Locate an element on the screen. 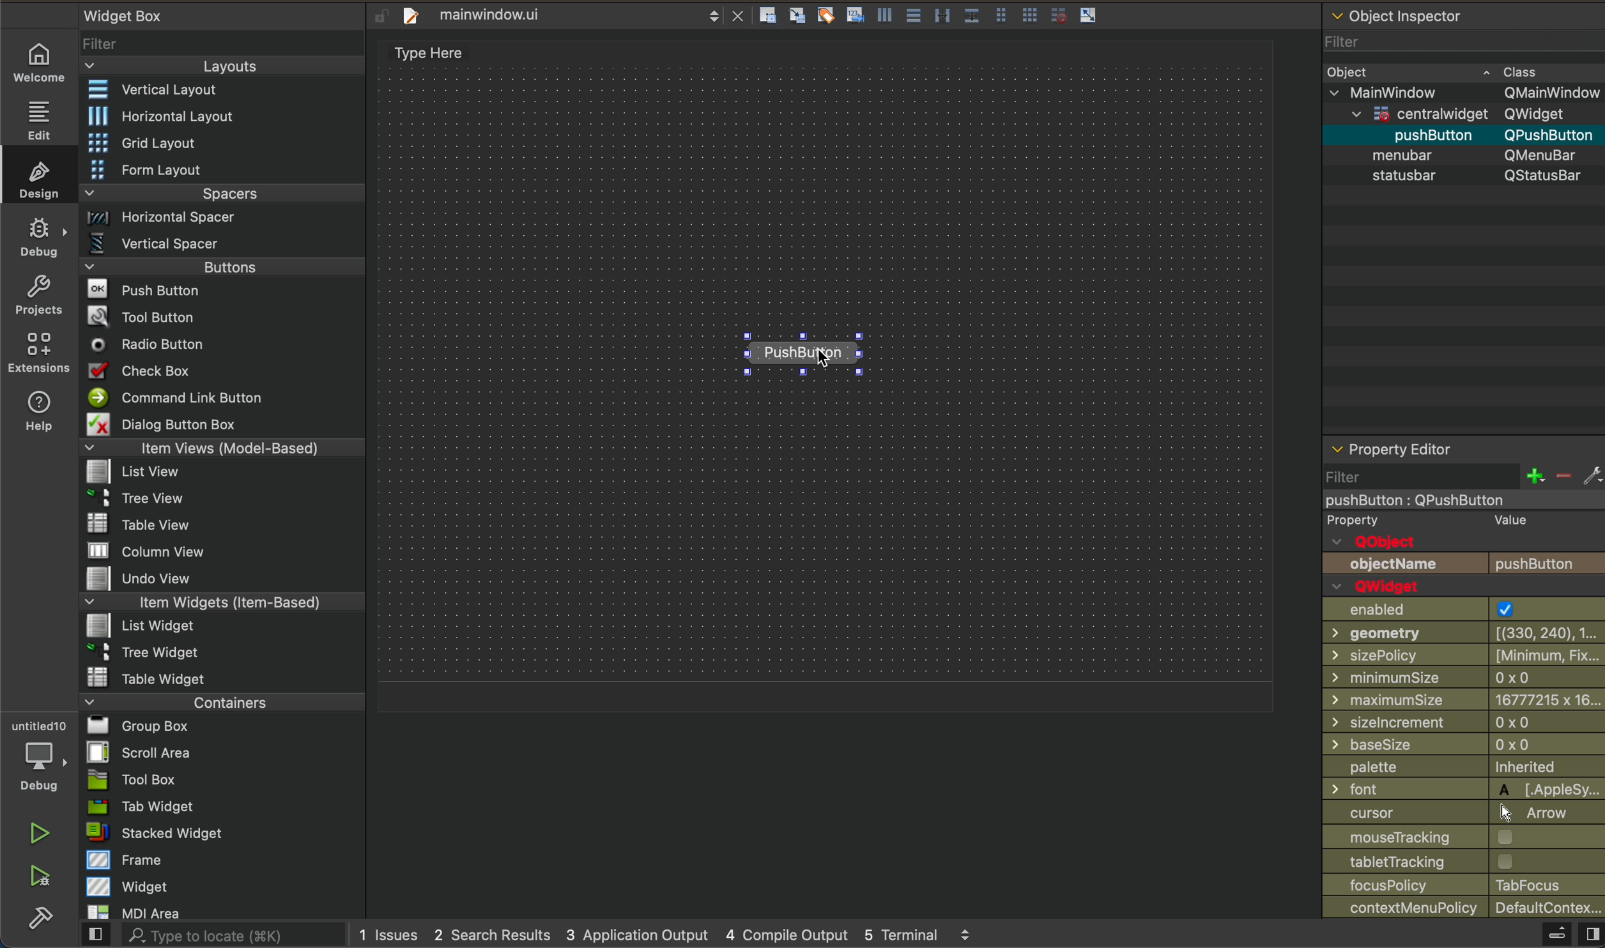  close sidebar is located at coordinates (1563, 934).